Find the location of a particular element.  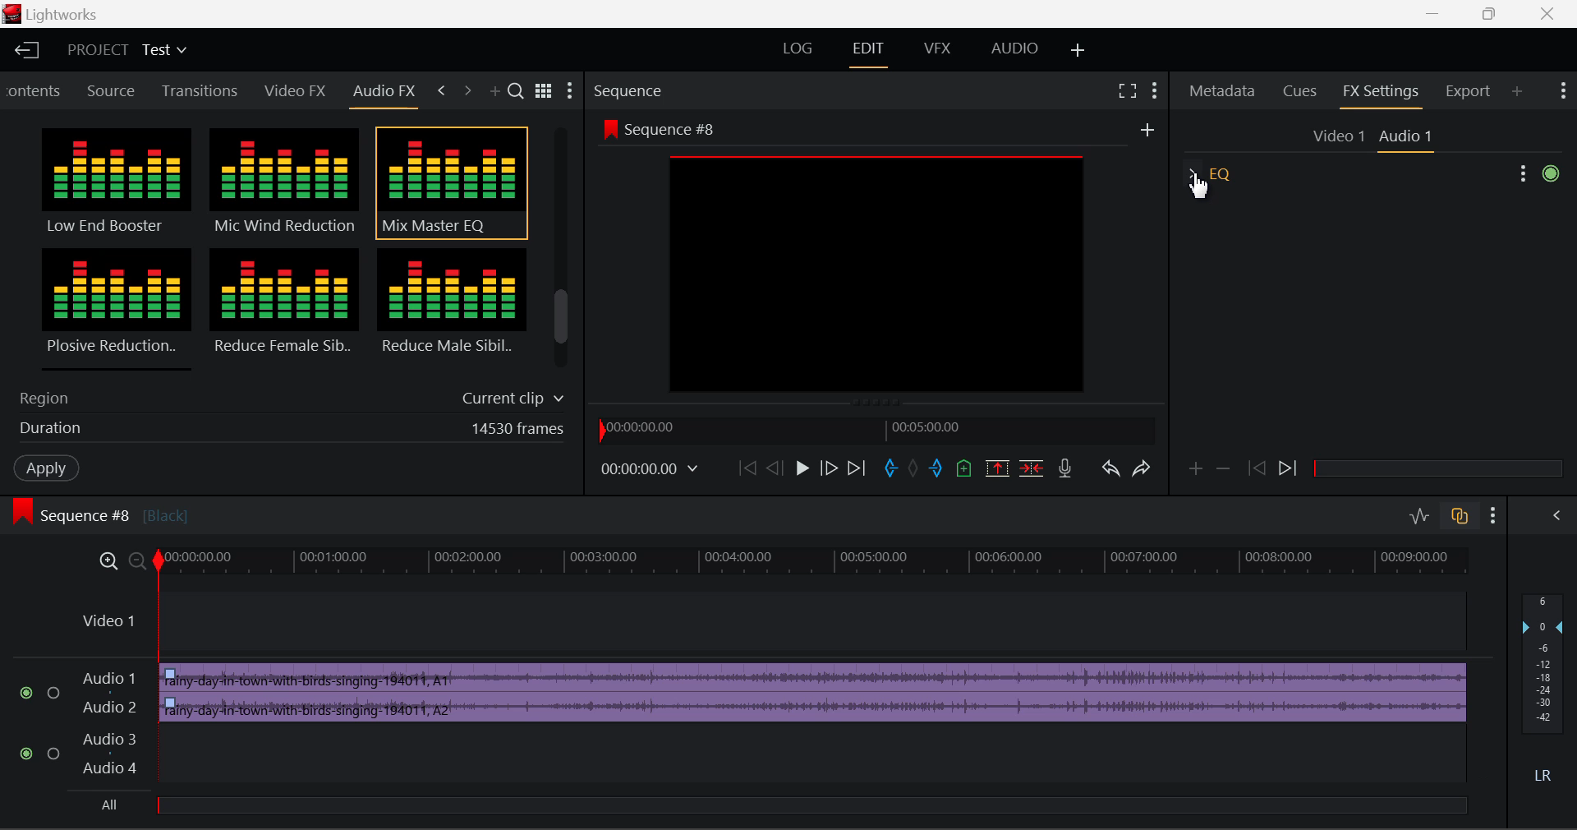

Remove Marked Section is located at coordinates (995, 468).